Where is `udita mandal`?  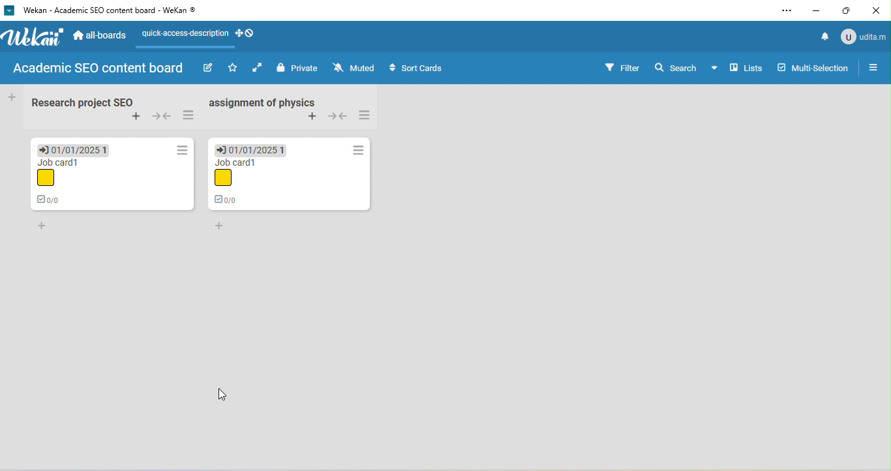
udita mandal is located at coordinates (865, 37).